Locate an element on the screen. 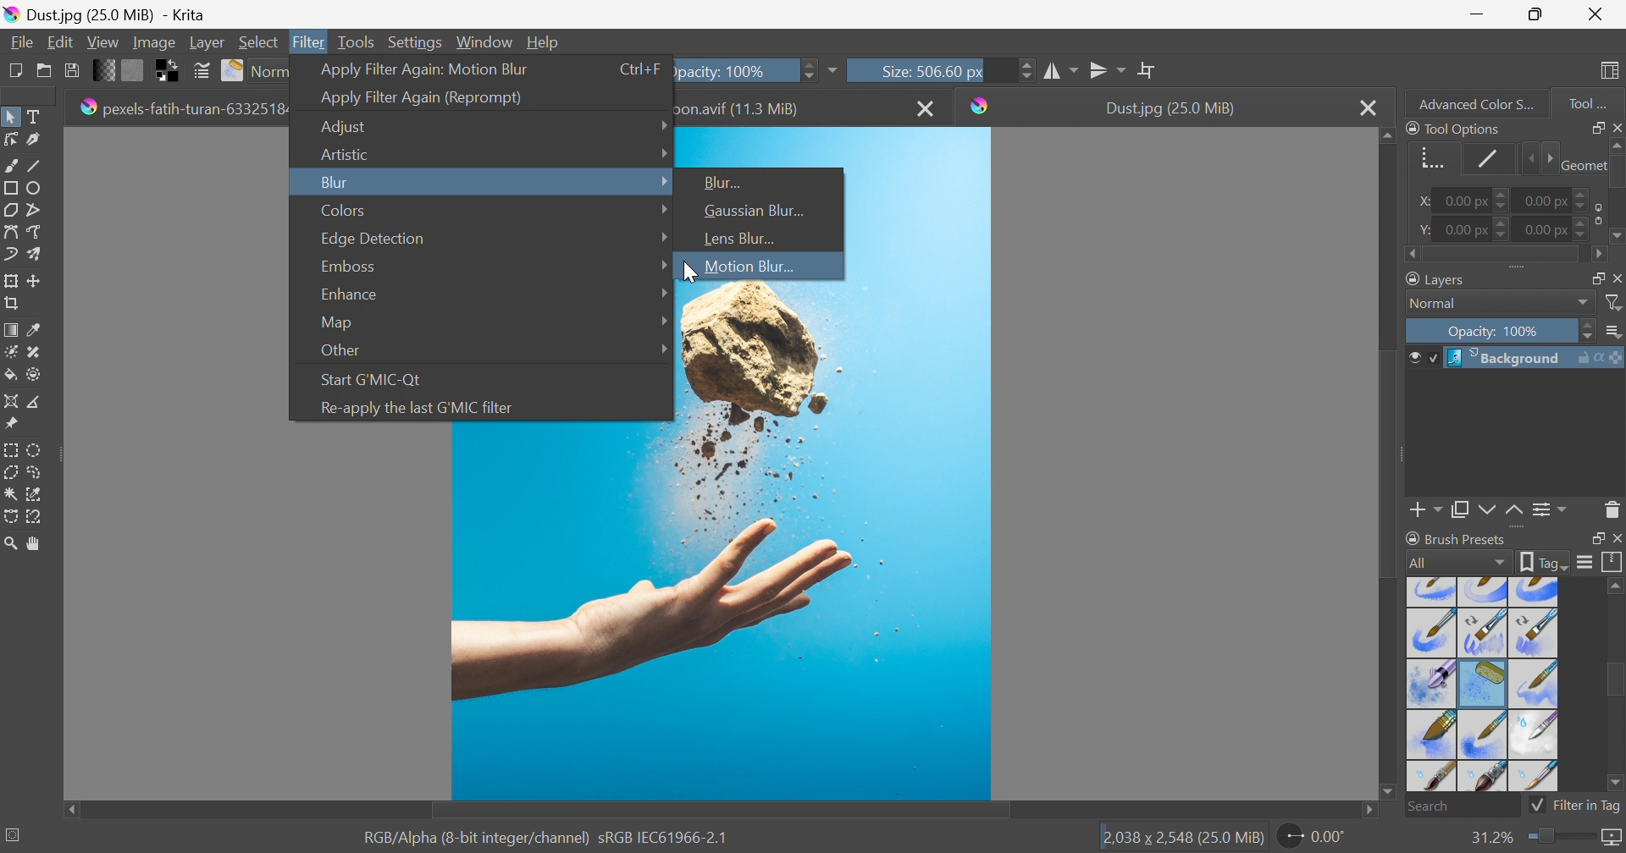  Blur... is located at coordinates (726, 182).